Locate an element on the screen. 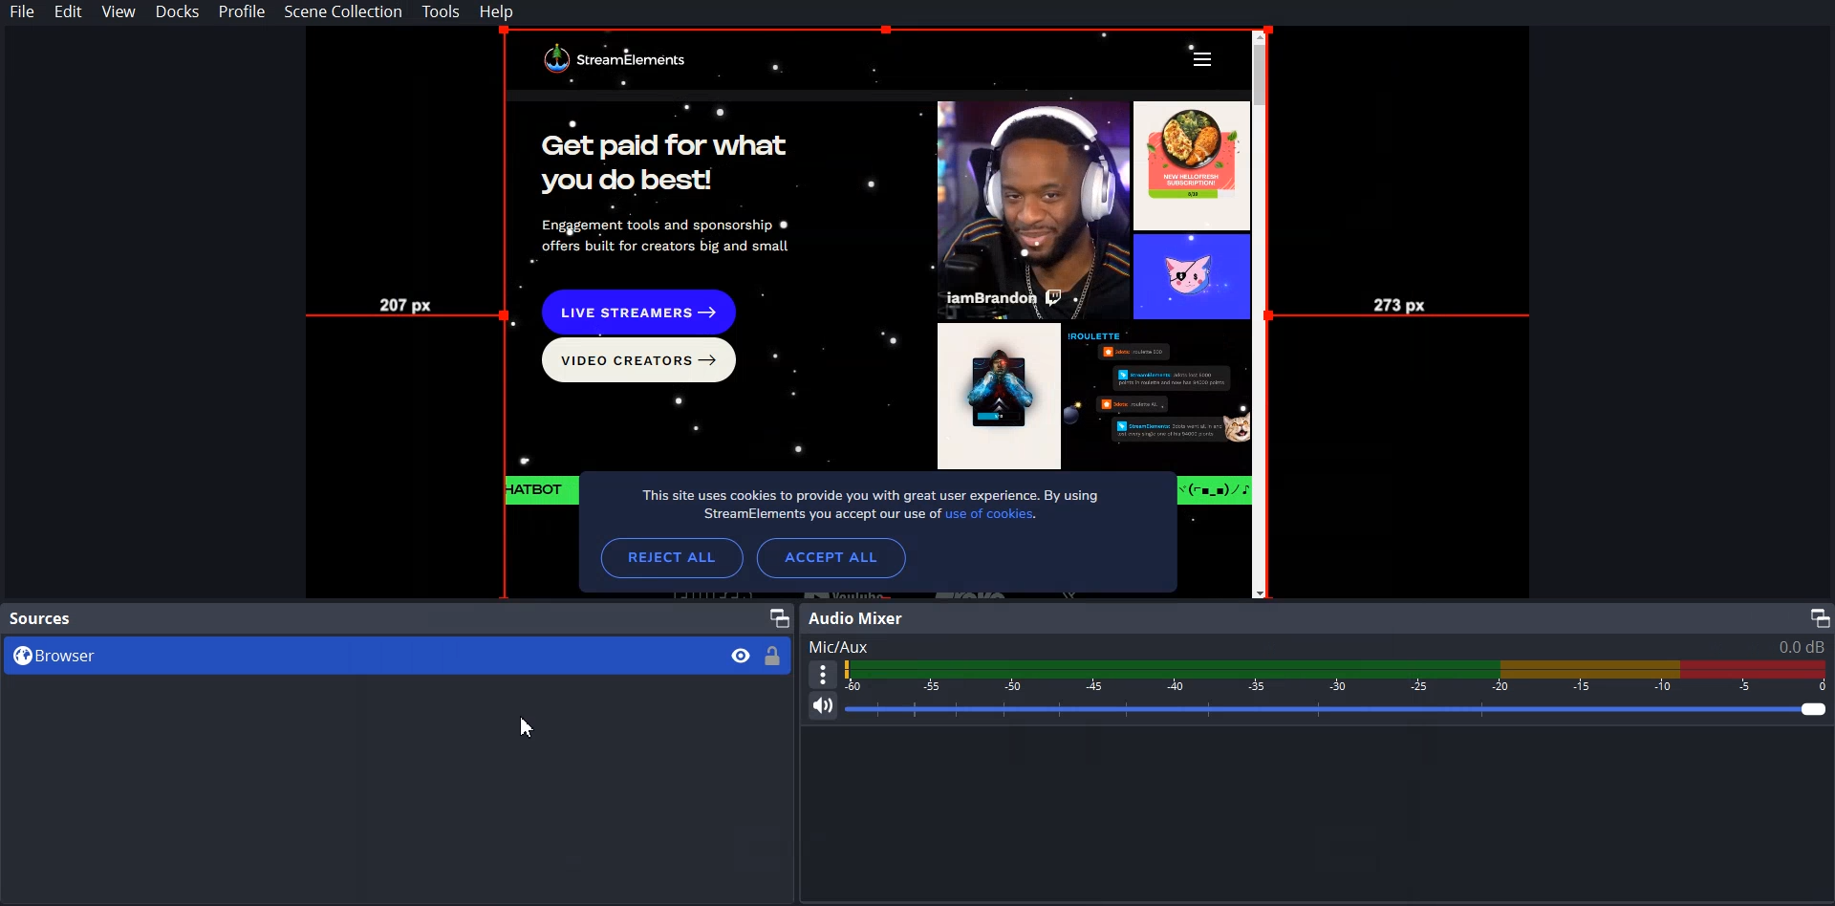 The image size is (1835, 906). Profile is located at coordinates (242, 13).